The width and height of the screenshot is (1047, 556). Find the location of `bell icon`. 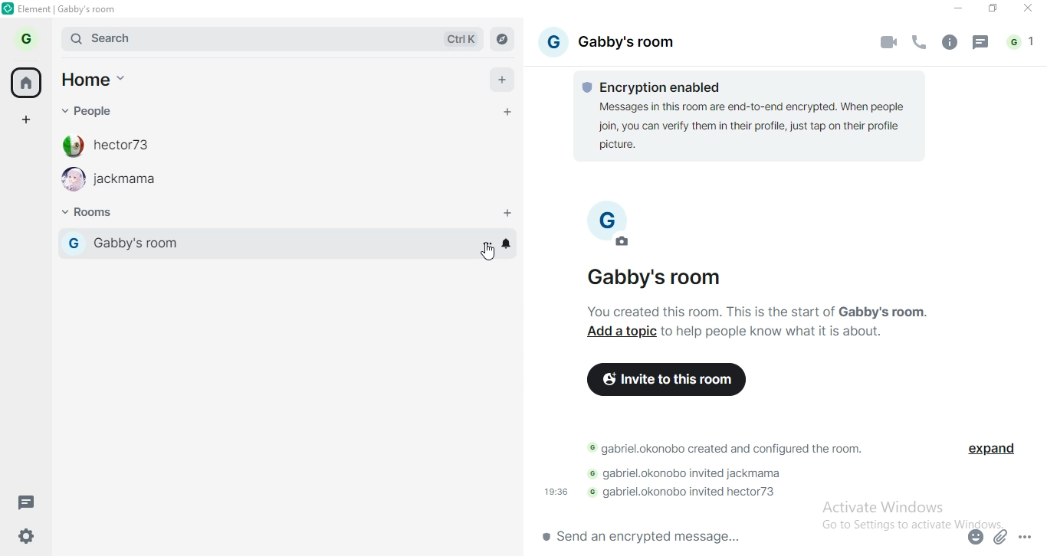

bell icon is located at coordinates (505, 245).